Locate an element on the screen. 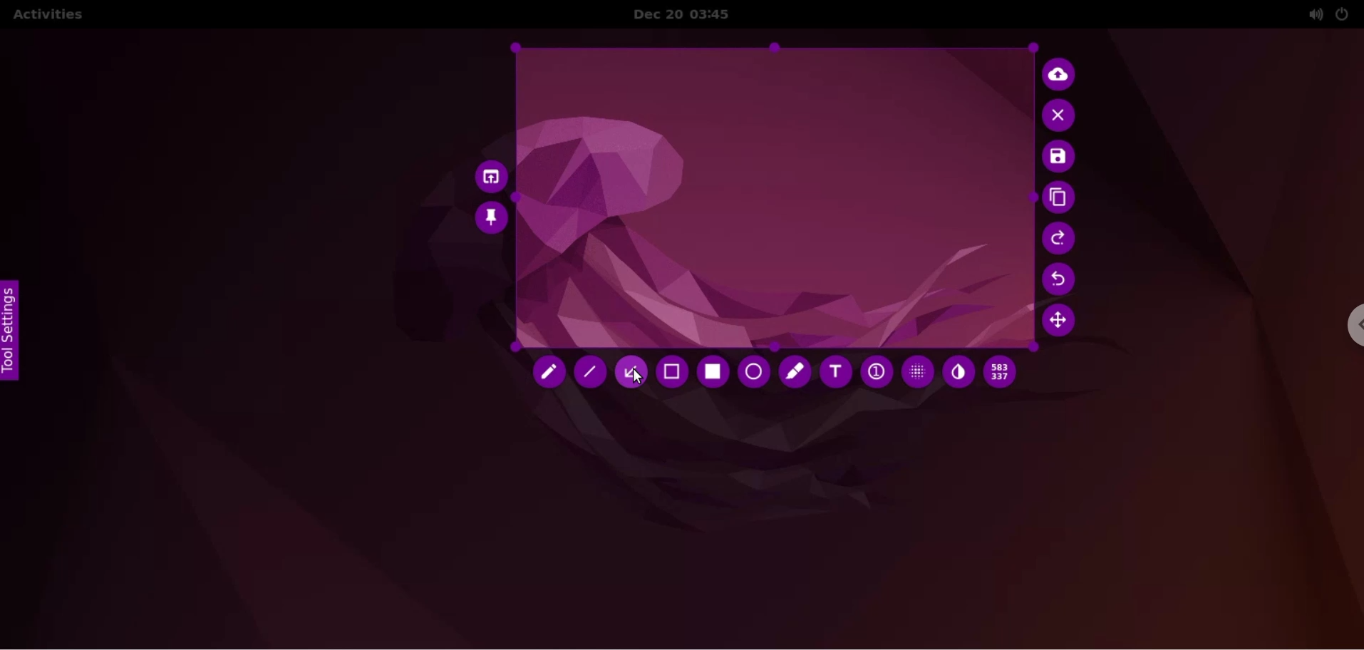  arrow tool is located at coordinates (635, 371).